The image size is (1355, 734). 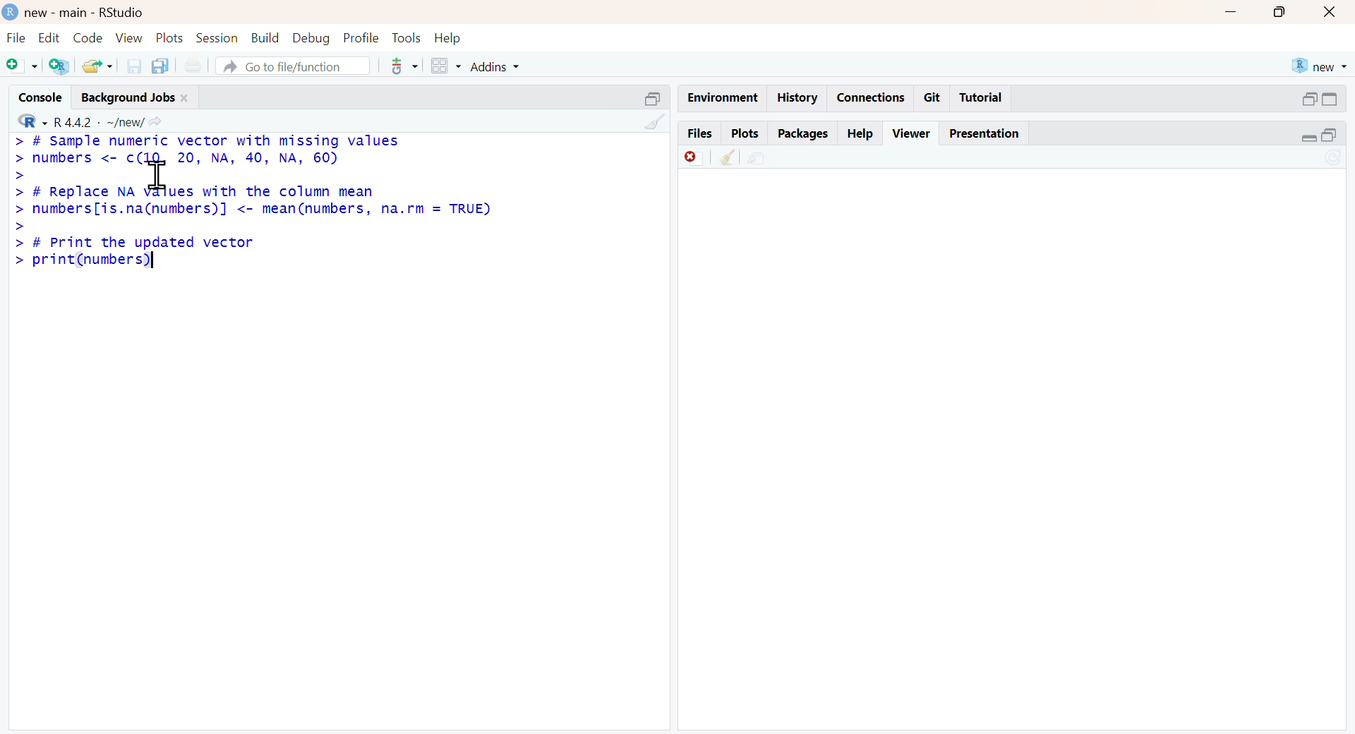 I want to click on R 4.4.2 ~/new/, so click(x=99, y=123).